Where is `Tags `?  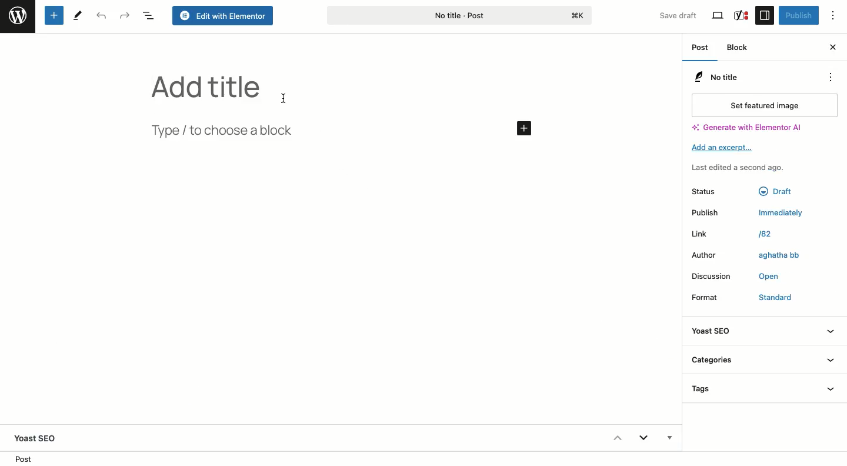 Tags  is located at coordinates (765, 388).